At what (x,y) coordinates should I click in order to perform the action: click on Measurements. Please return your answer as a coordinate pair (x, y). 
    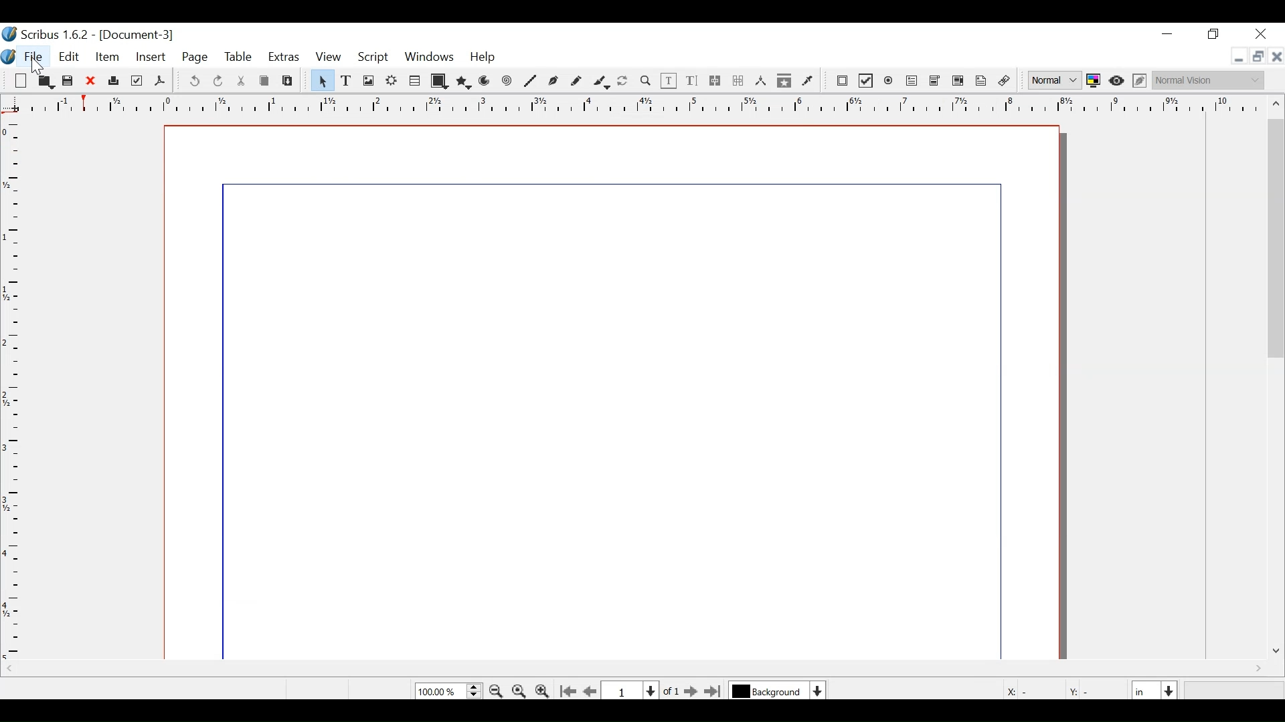
    Looking at the image, I should click on (760, 81).